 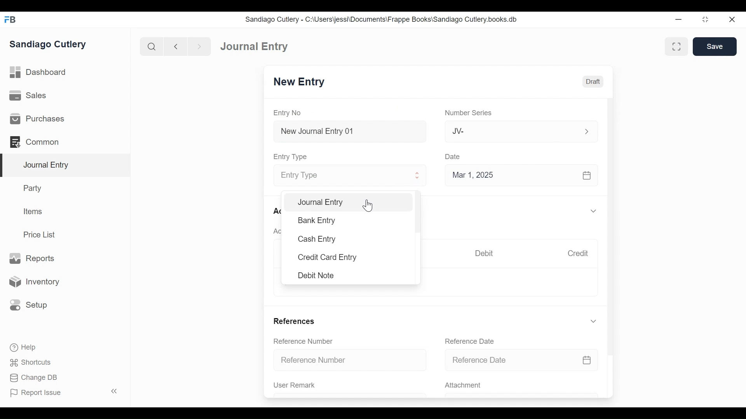 What do you see at coordinates (65, 118) in the screenshot?
I see `Purchases` at bounding box center [65, 118].